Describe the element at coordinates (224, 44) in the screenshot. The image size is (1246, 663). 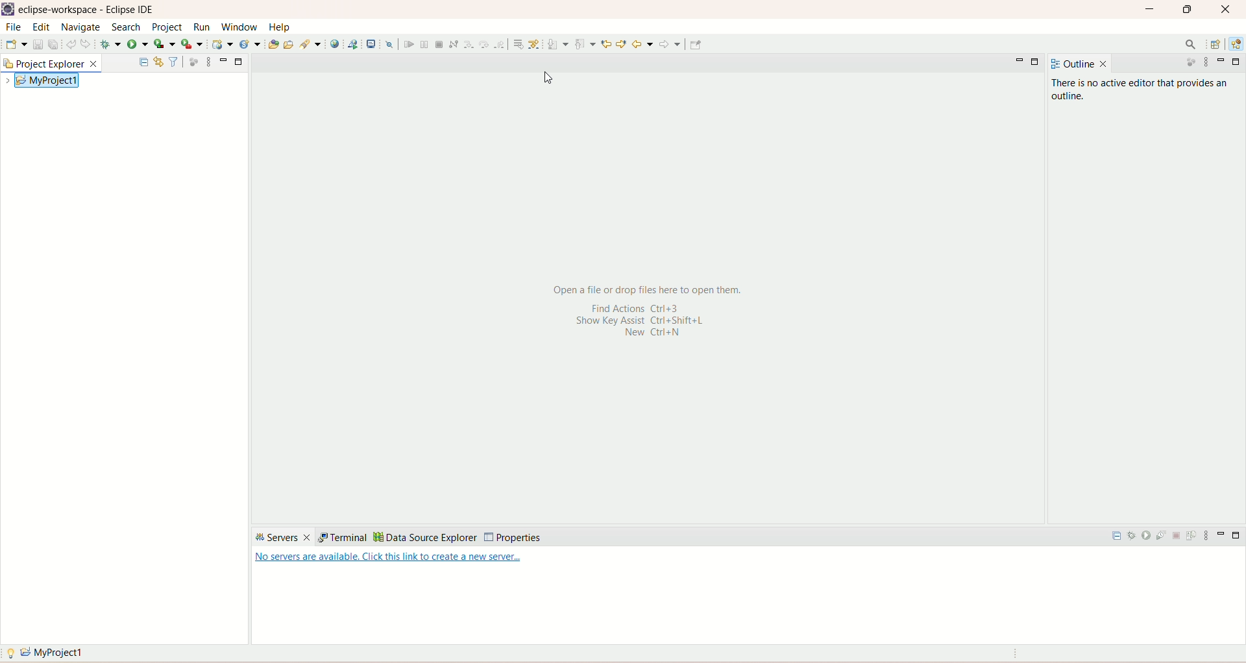
I see `create a dynamic web service` at that location.